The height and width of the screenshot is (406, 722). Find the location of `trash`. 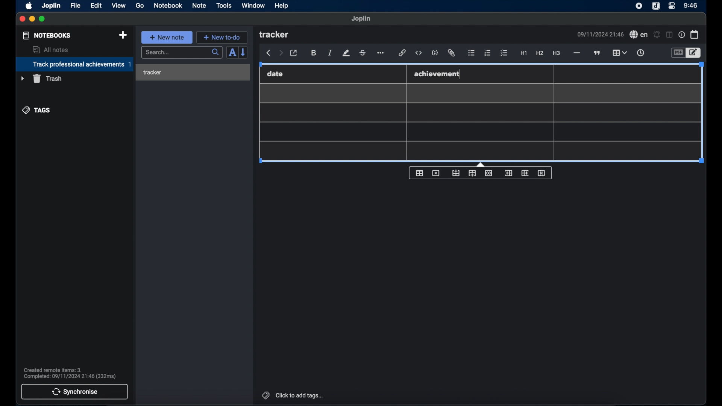

trash is located at coordinates (41, 79).